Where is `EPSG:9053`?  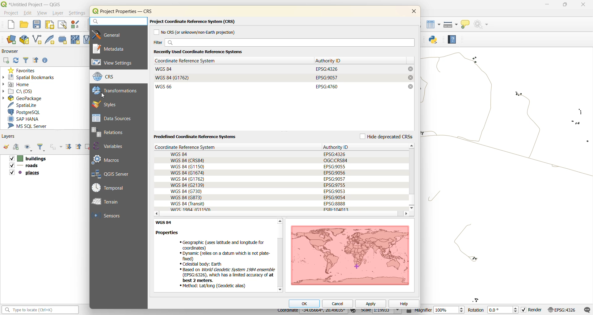 EPSG:9053 is located at coordinates (335, 191).